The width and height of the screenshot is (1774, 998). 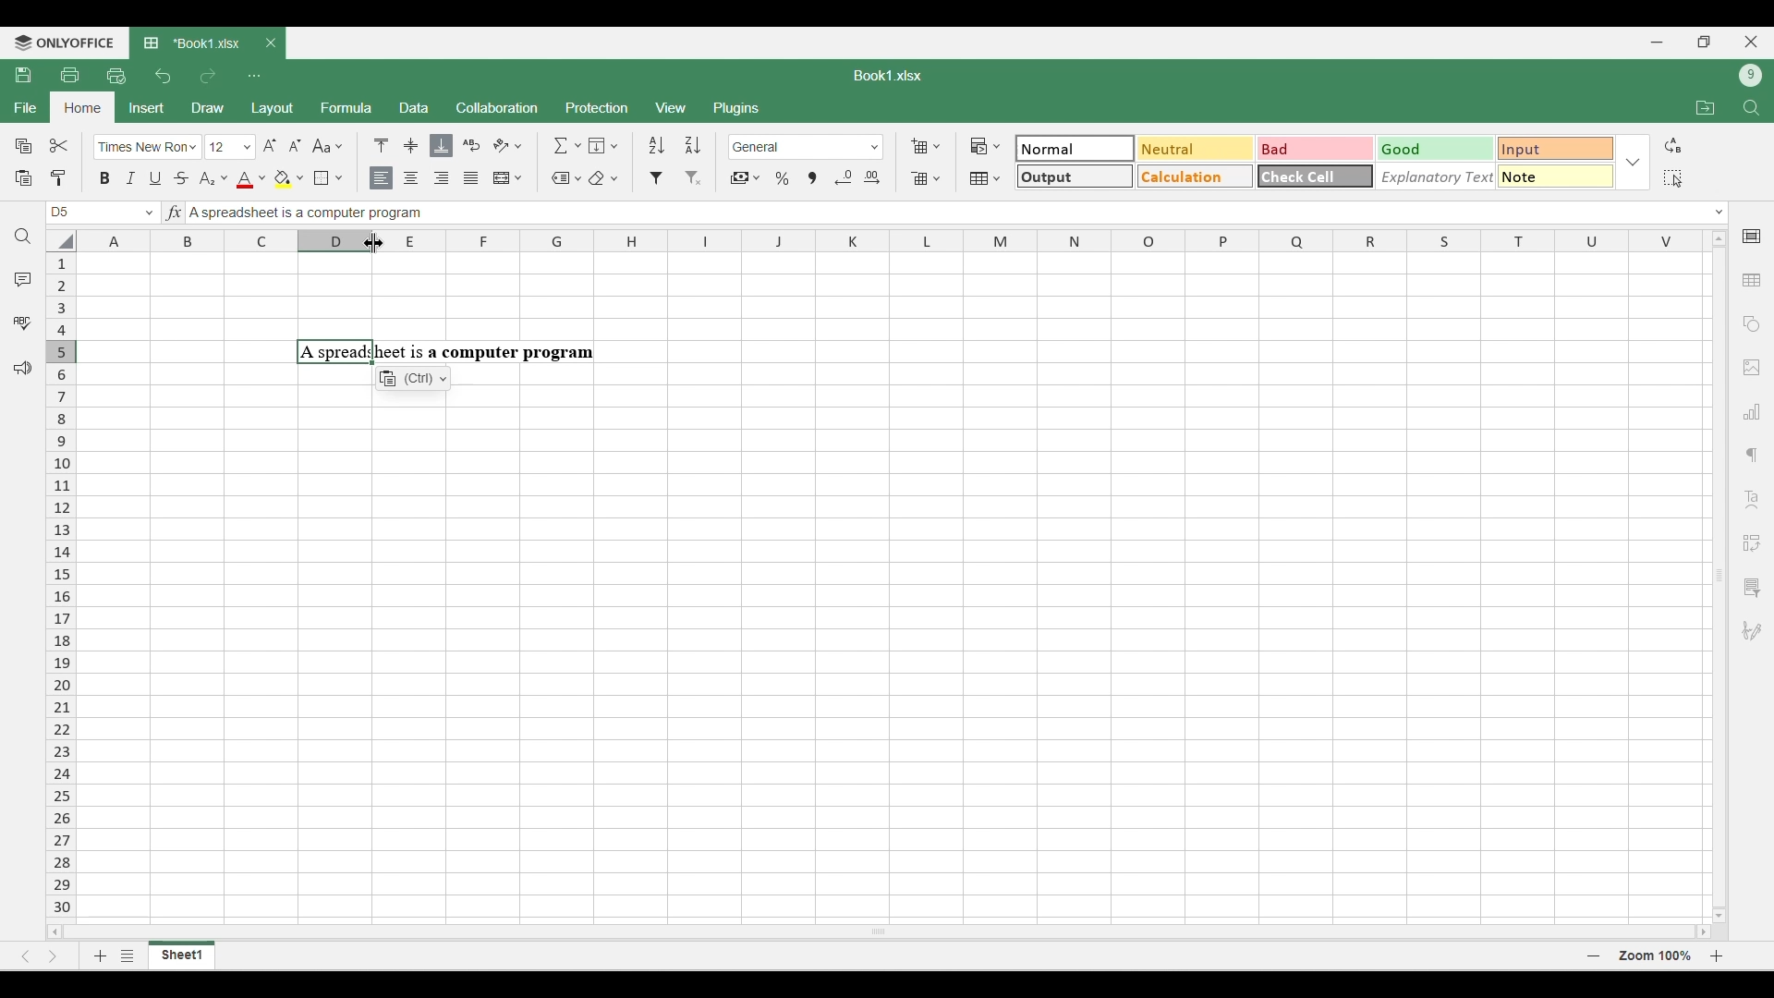 What do you see at coordinates (414, 106) in the screenshot?
I see `Data menu` at bounding box center [414, 106].